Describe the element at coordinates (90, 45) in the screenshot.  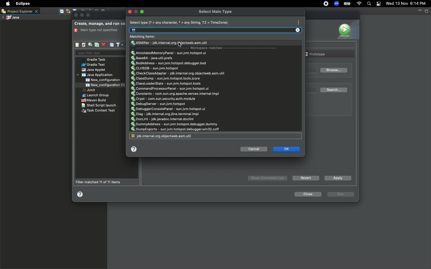
I see `Export launch configurations` at that location.